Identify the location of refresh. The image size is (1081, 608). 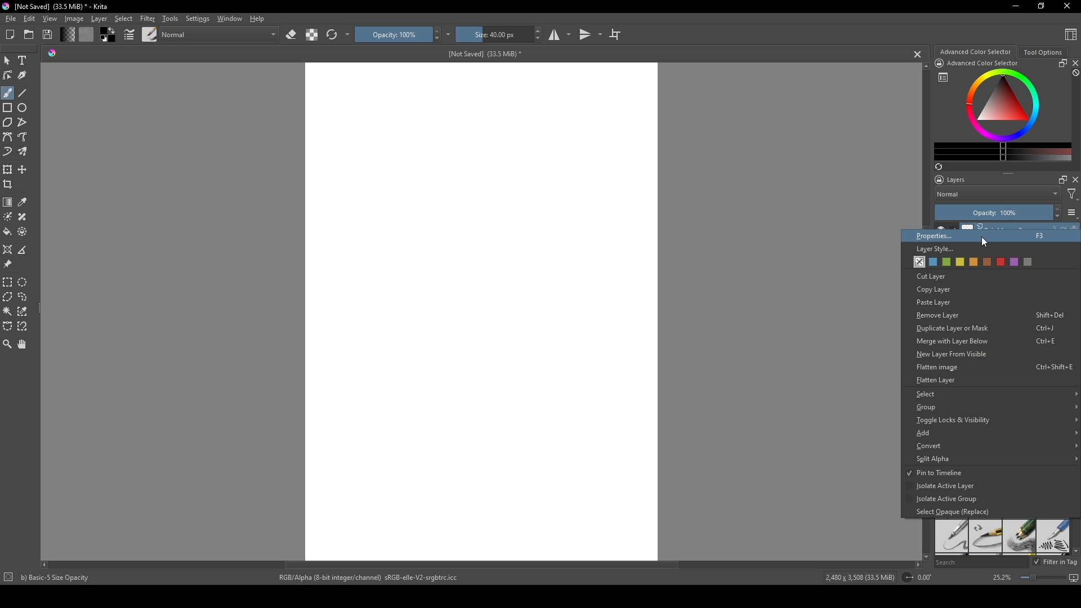
(938, 167).